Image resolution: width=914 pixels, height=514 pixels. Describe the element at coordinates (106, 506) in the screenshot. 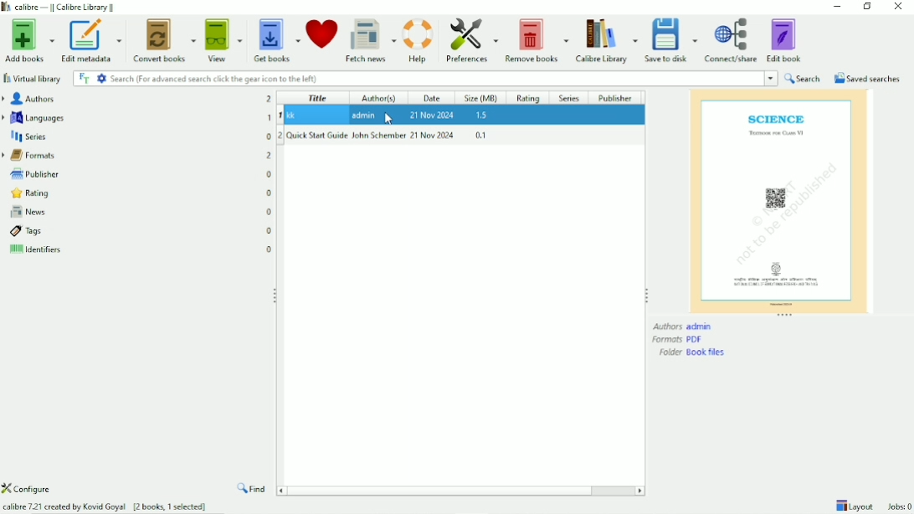

I see `Calibre 7.21 created by Kovid Goyal [2 books, 1 selected]` at that location.